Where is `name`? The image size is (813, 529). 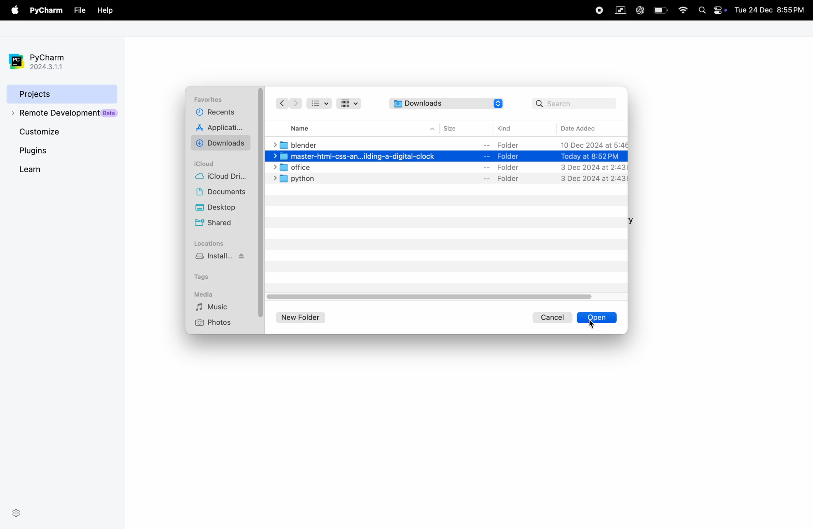
name is located at coordinates (306, 127).